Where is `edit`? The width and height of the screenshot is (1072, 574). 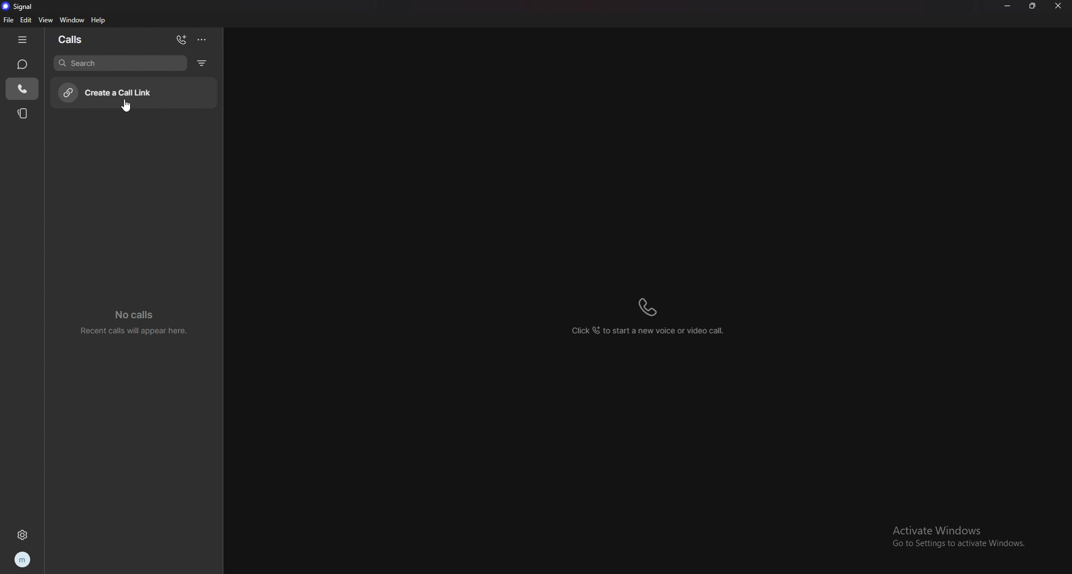 edit is located at coordinates (26, 20).